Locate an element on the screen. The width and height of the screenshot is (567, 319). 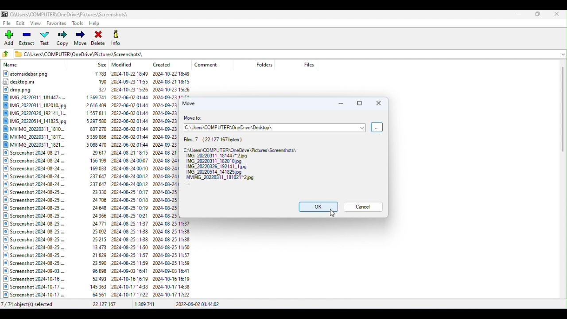
Favorites is located at coordinates (56, 24).